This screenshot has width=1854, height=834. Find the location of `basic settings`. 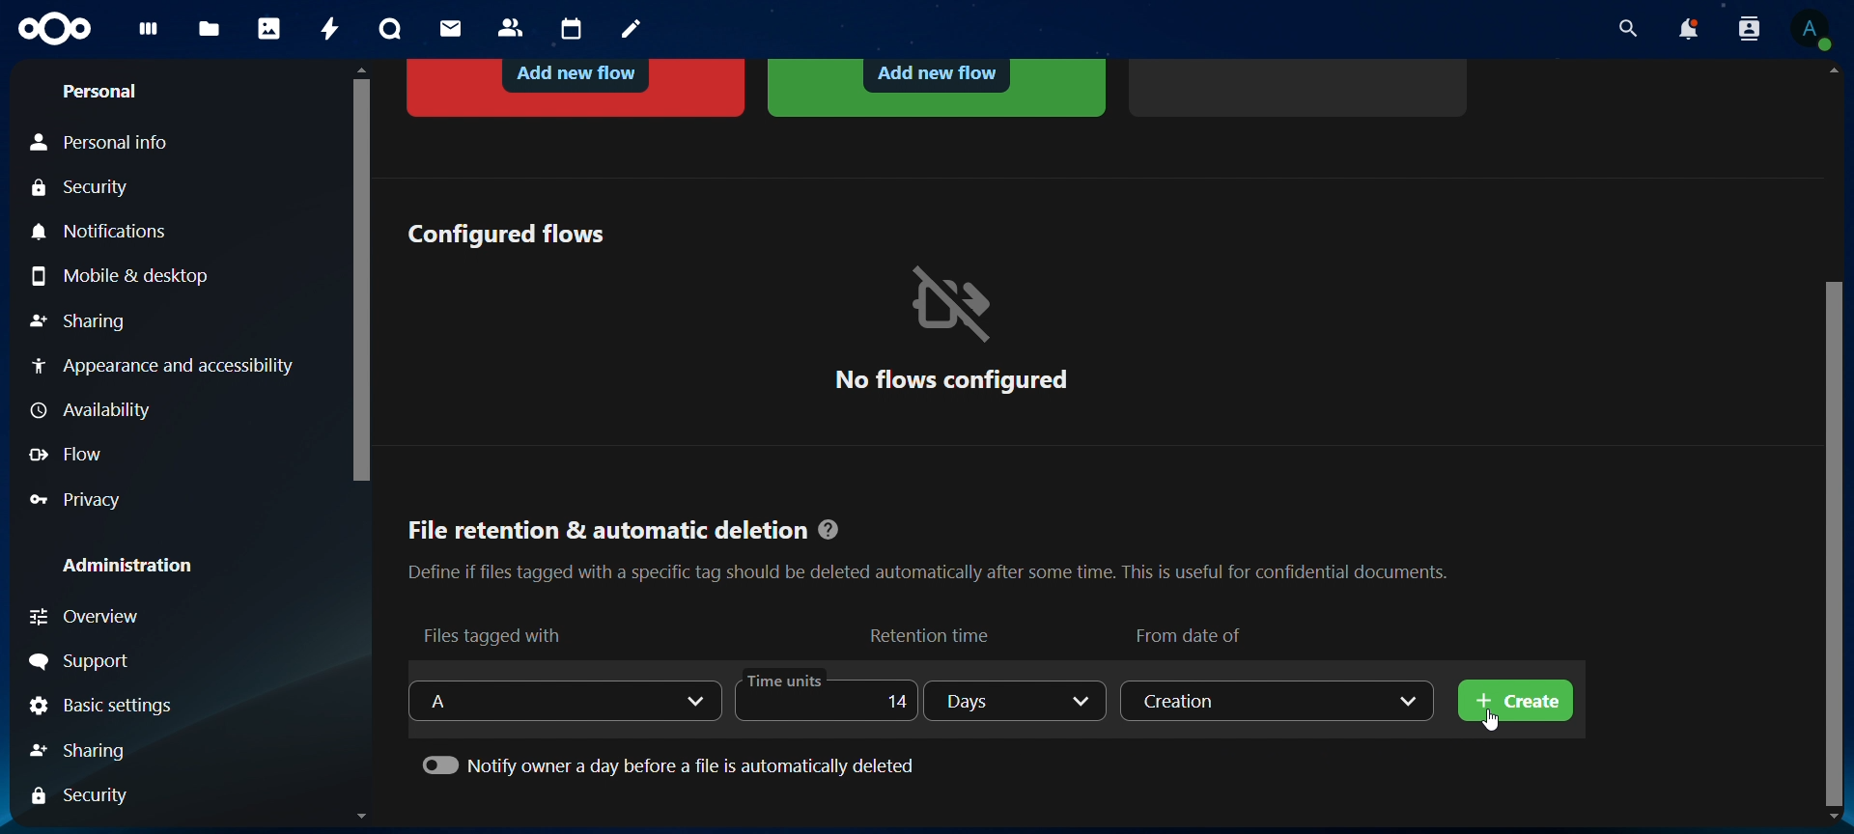

basic settings is located at coordinates (103, 708).